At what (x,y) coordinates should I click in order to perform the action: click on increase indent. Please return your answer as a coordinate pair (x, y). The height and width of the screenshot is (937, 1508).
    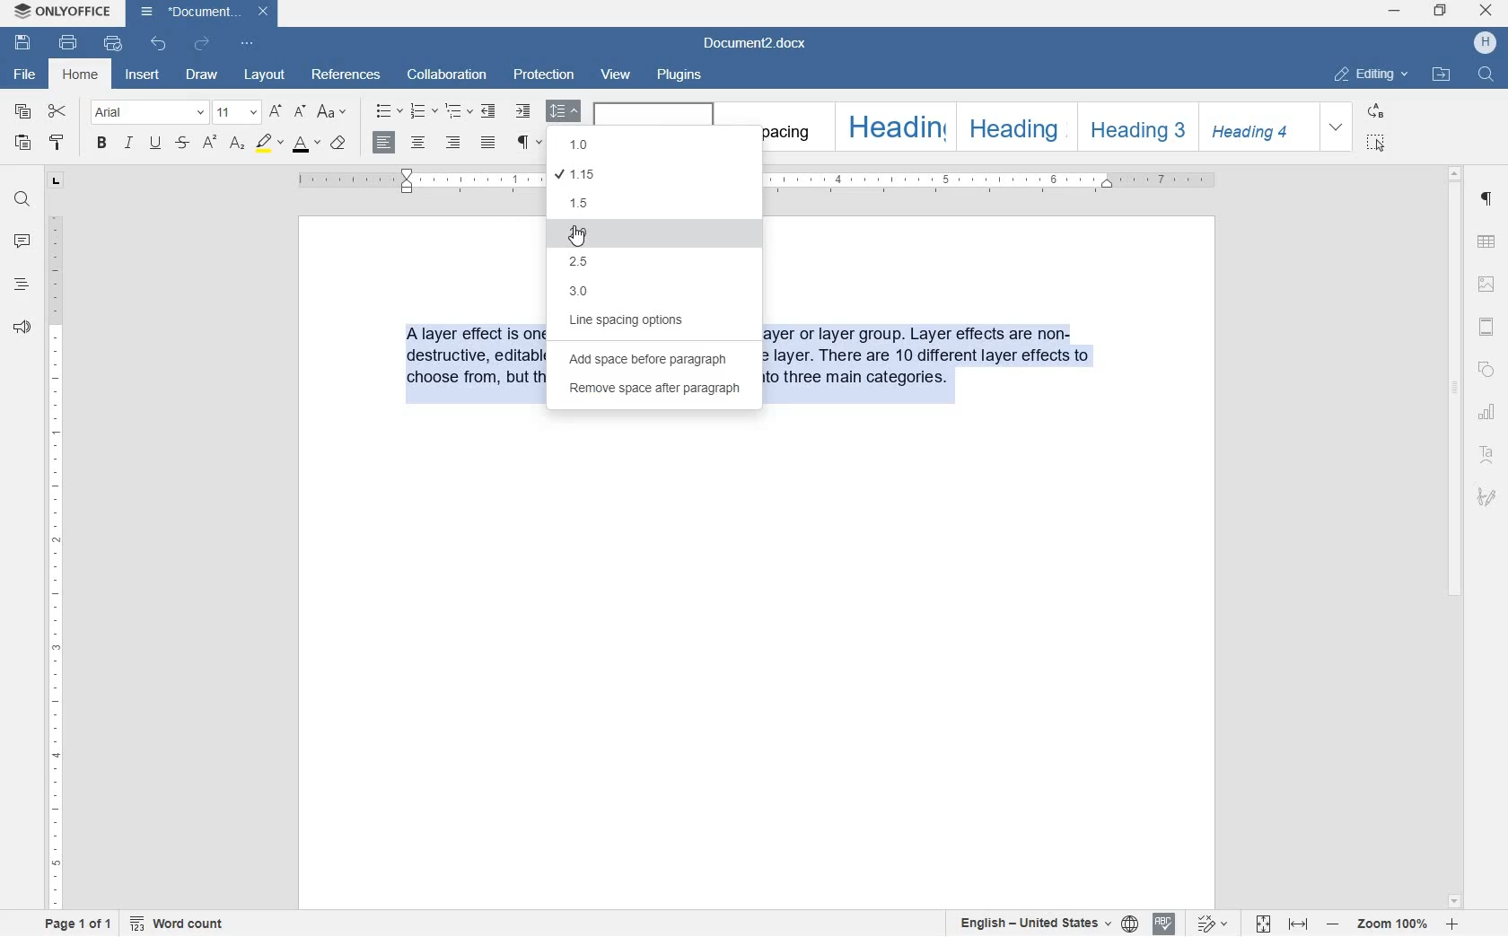
    Looking at the image, I should click on (523, 112).